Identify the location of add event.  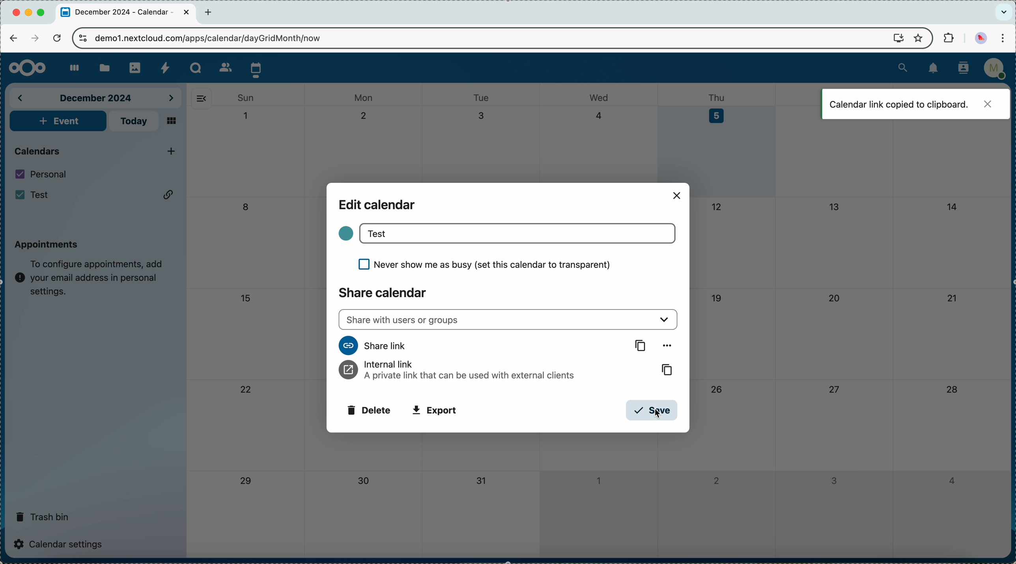
(58, 121).